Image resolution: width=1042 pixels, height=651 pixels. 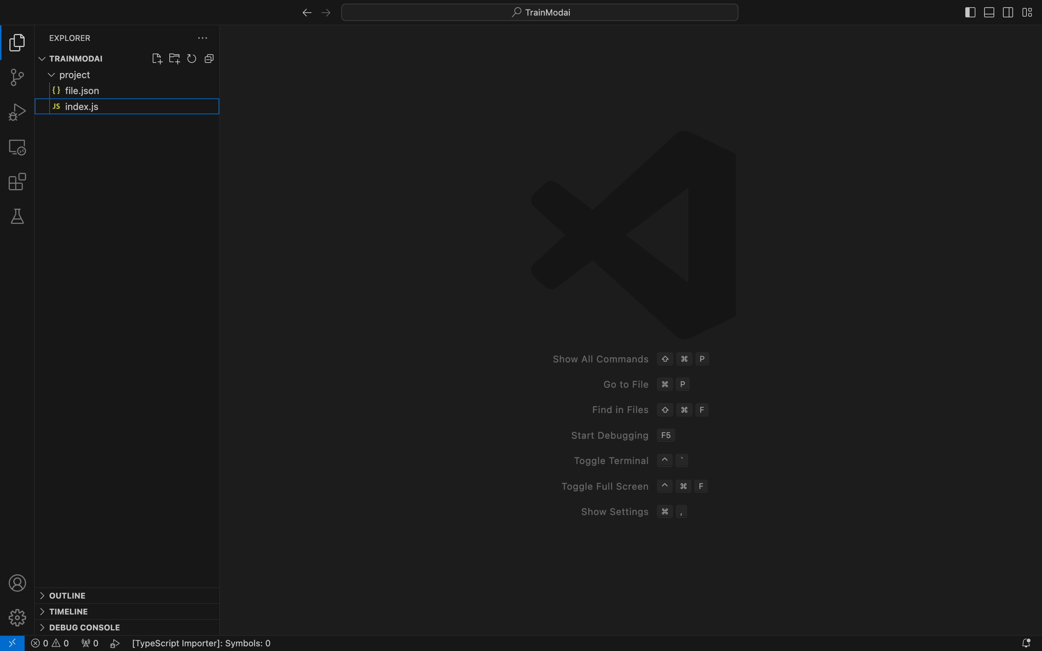 What do you see at coordinates (1030, 13) in the screenshot?
I see `layout` at bounding box center [1030, 13].